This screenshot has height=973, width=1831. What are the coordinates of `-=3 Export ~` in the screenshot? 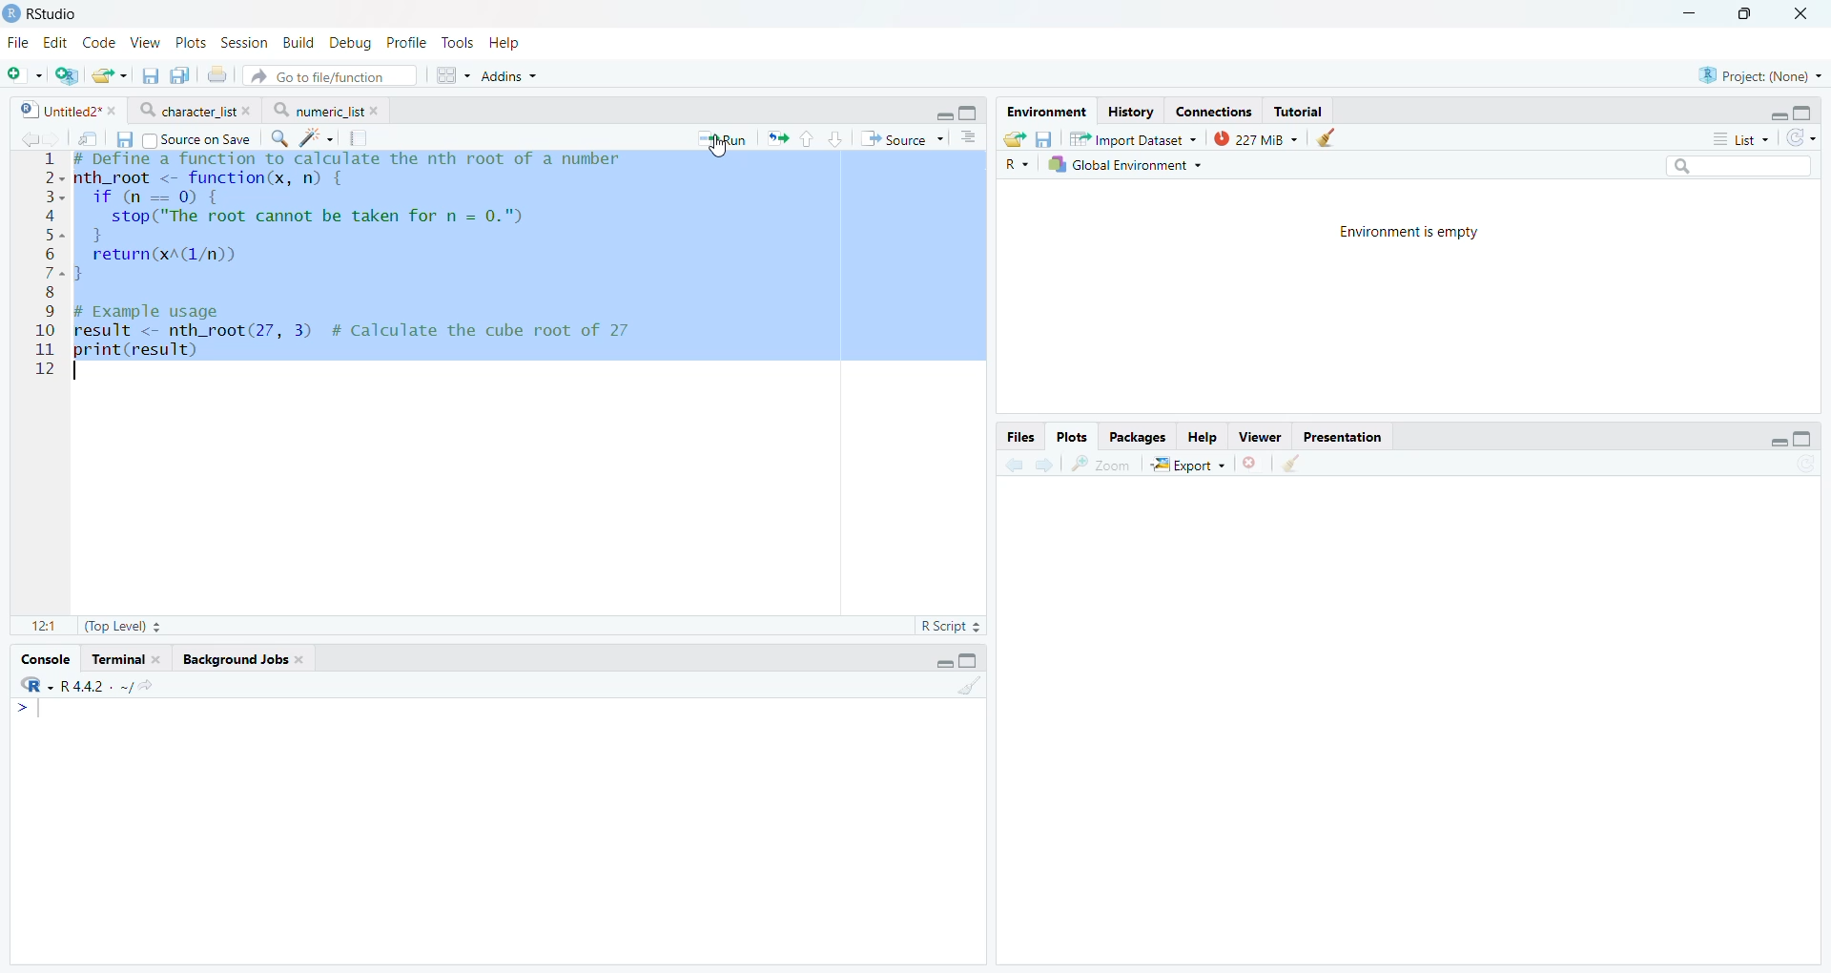 It's located at (1187, 466).